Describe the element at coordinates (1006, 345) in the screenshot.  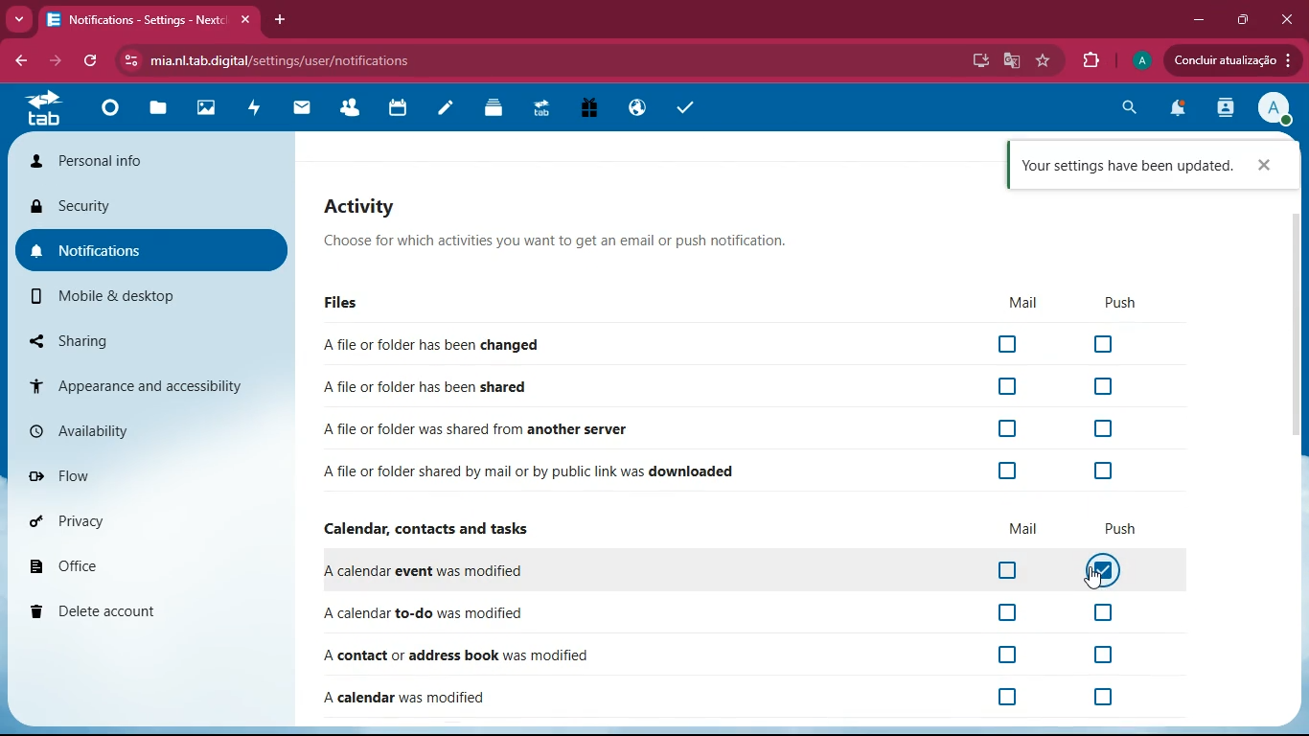
I see `checkbox` at that location.